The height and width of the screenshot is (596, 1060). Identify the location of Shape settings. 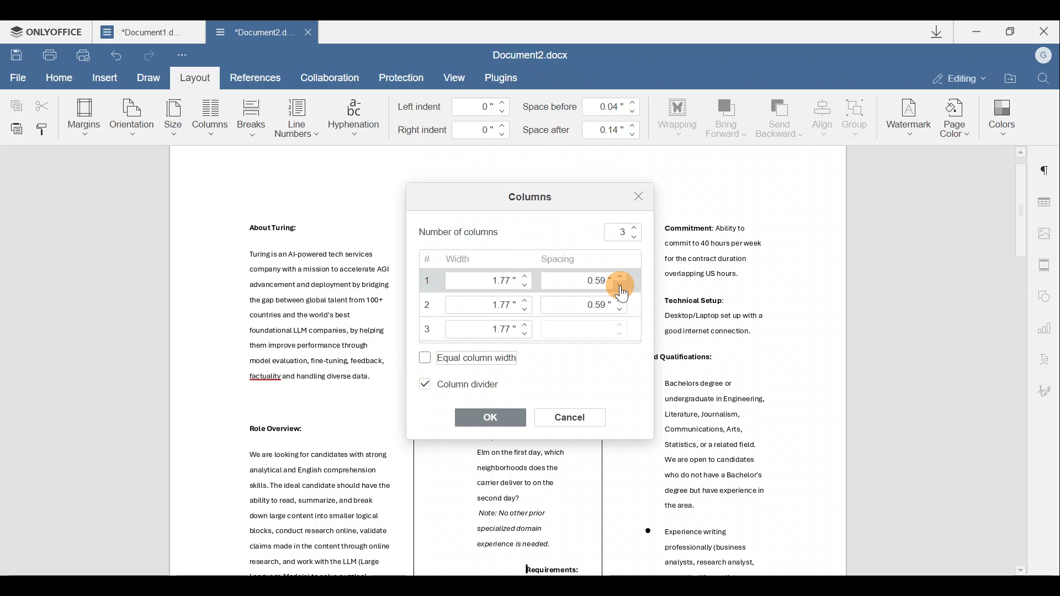
(1048, 297).